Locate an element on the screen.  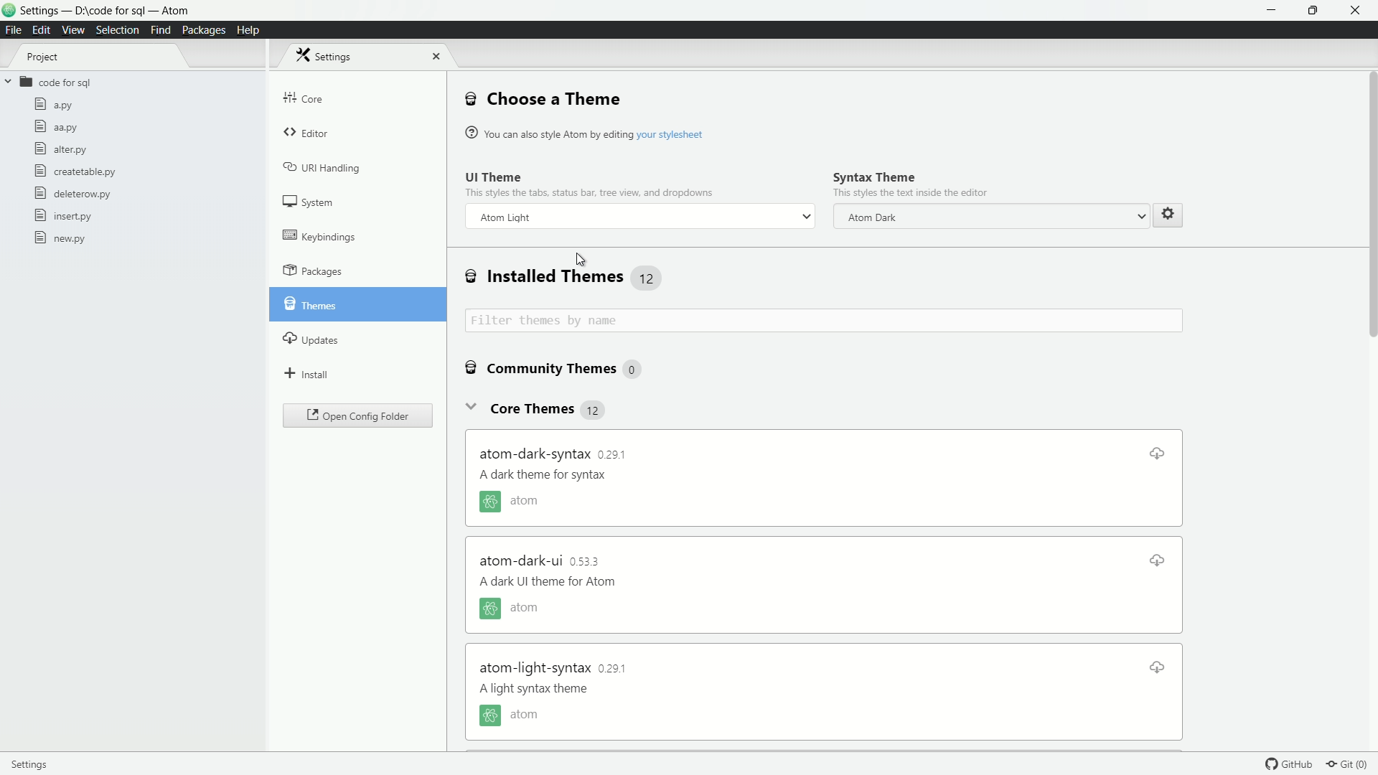
full screen is located at coordinates (1317, 10).